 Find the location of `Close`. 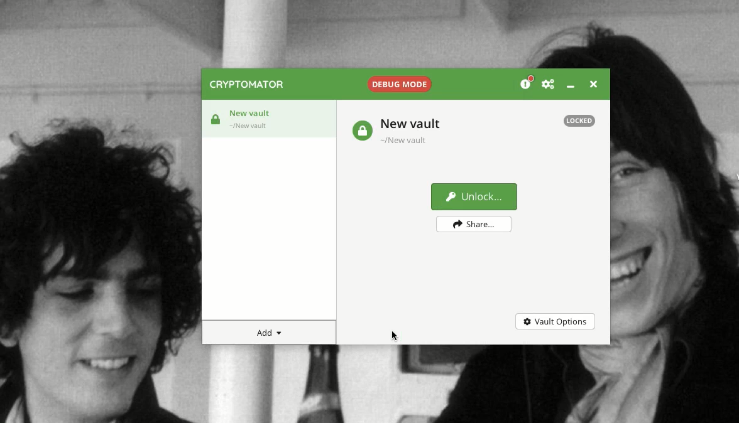

Close is located at coordinates (593, 85).